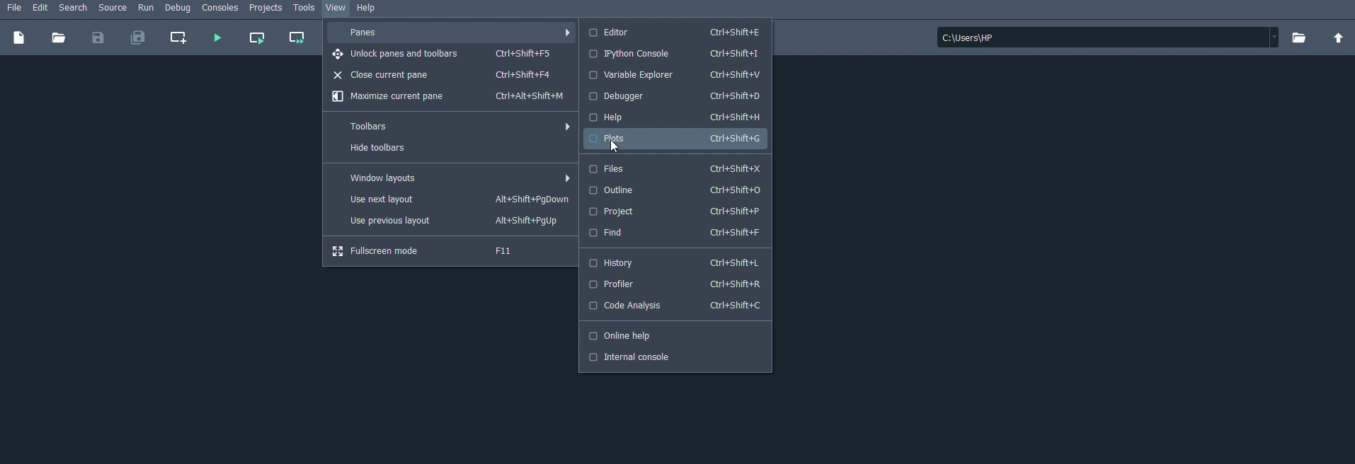  What do you see at coordinates (216, 38) in the screenshot?
I see `Run file` at bounding box center [216, 38].